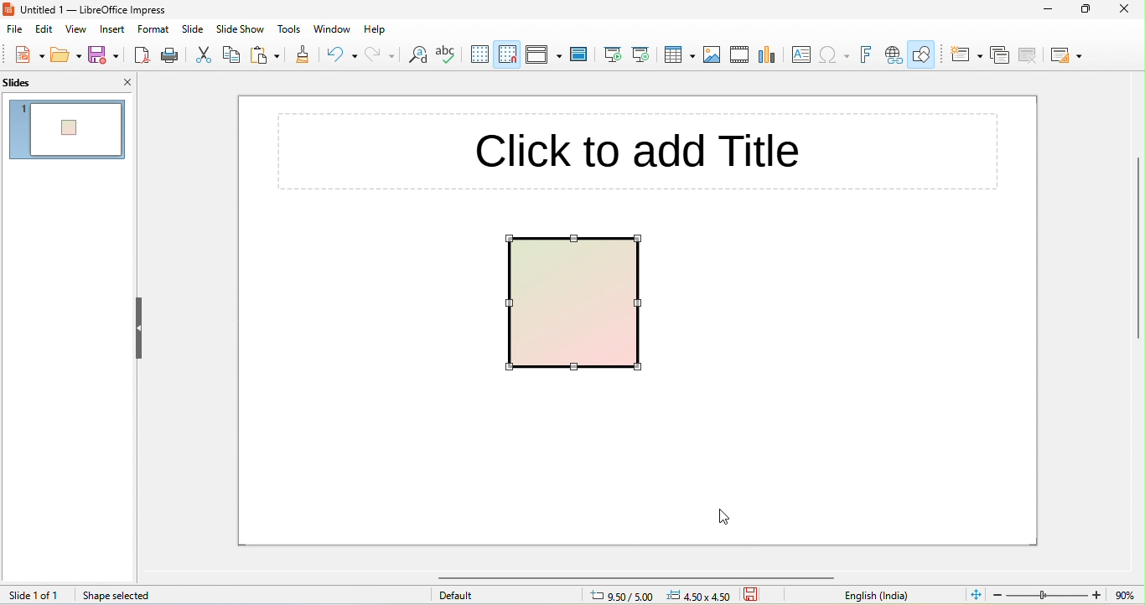  I want to click on vertical scroll, so click(1128, 261).